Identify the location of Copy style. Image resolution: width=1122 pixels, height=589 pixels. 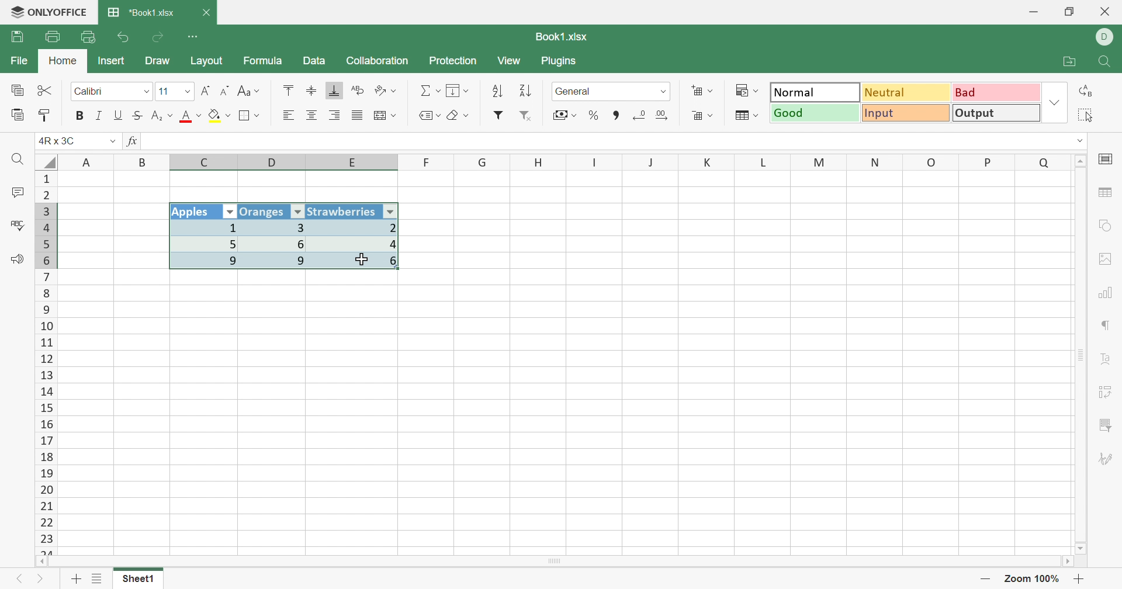
(46, 114).